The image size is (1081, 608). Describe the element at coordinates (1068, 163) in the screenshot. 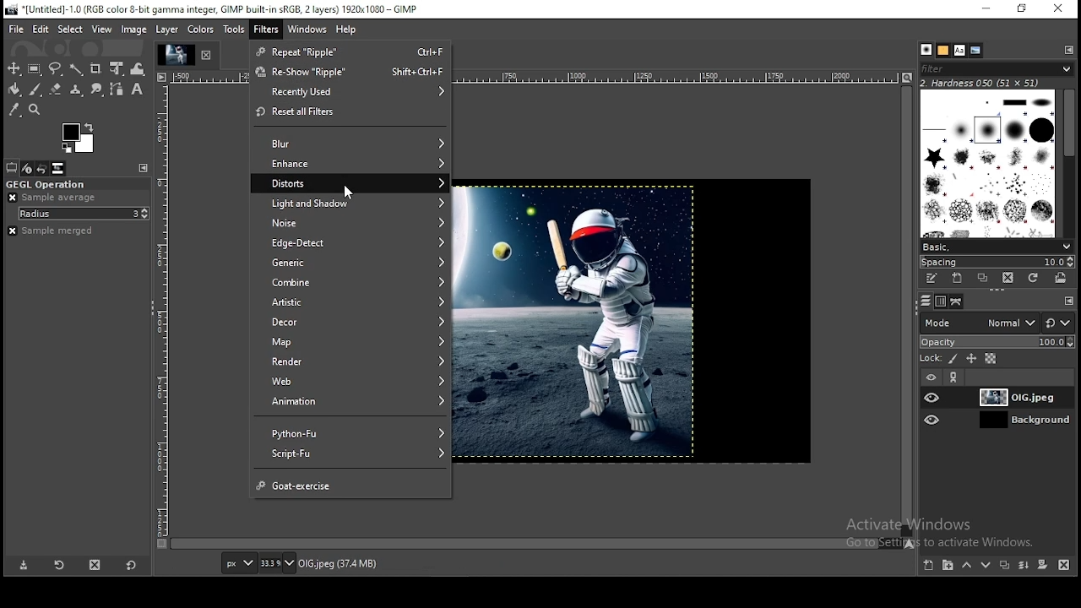

I see `scroll bar` at that location.